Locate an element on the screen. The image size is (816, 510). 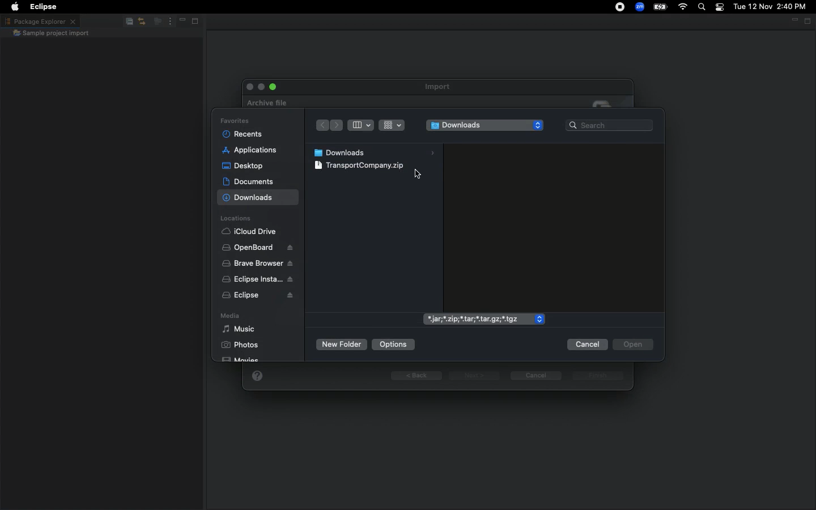
Maximize is located at coordinates (194, 23).